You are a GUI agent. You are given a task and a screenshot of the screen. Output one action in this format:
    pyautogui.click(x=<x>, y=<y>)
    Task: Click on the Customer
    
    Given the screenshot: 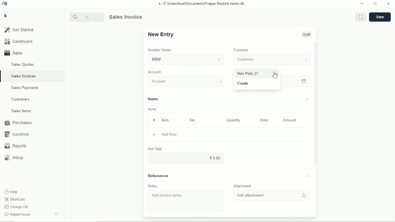 What is the action you would take?
    pyautogui.click(x=241, y=50)
    